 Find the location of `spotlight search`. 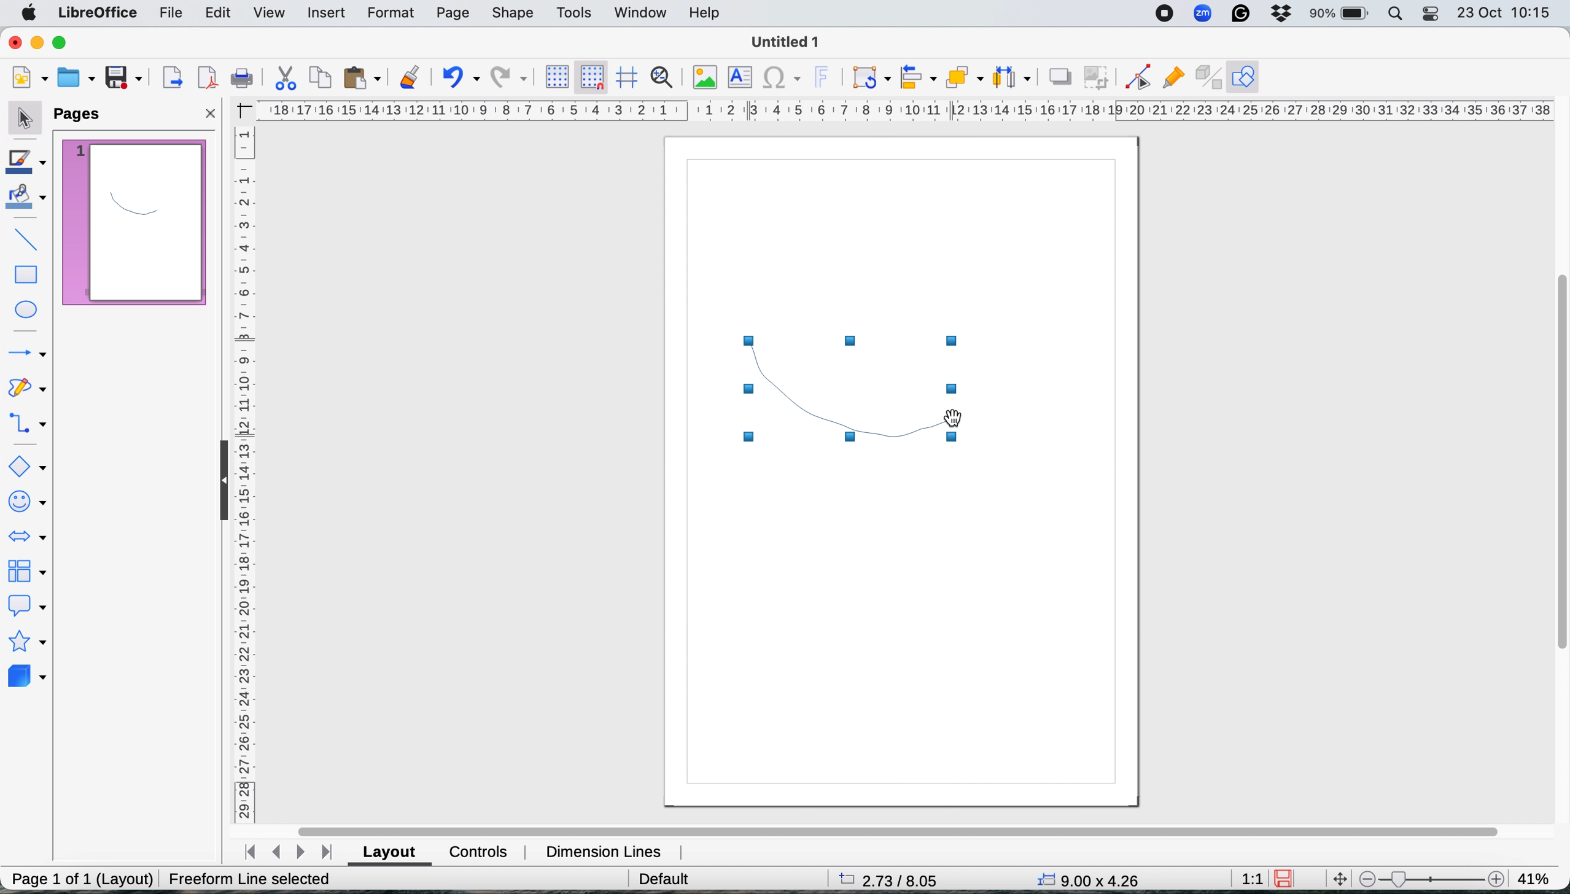

spotlight search is located at coordinates (1399, 13).